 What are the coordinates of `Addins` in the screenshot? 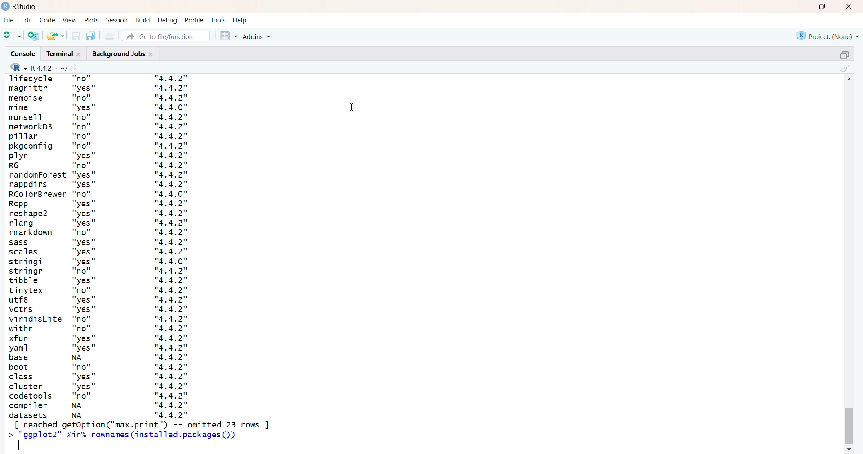 It's located at (258, 37).